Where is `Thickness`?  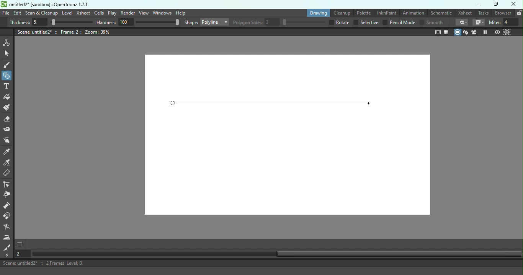 Thickness is located at coordinates (51, 22).